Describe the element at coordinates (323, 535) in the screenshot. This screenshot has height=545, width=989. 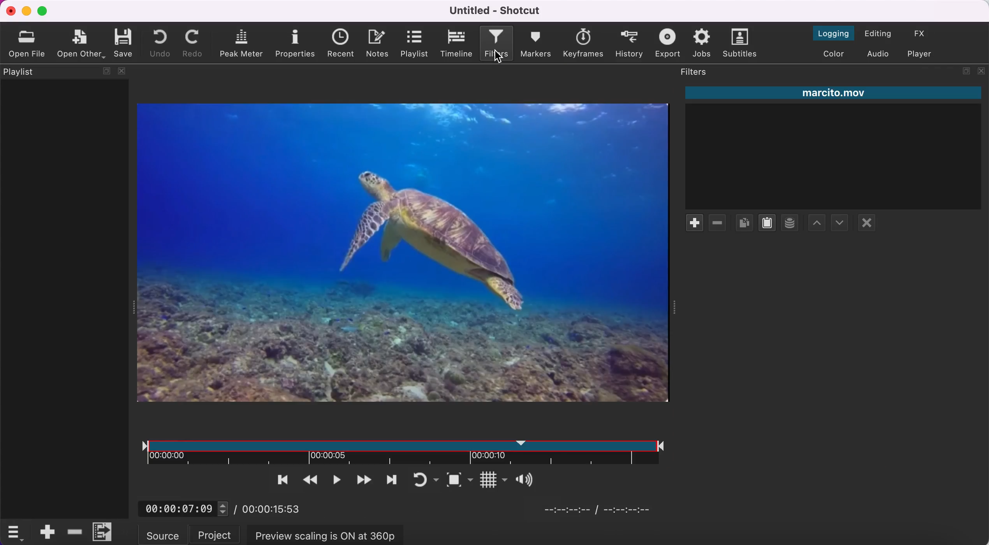
I see `preview scaling is on at 360p` at that location.